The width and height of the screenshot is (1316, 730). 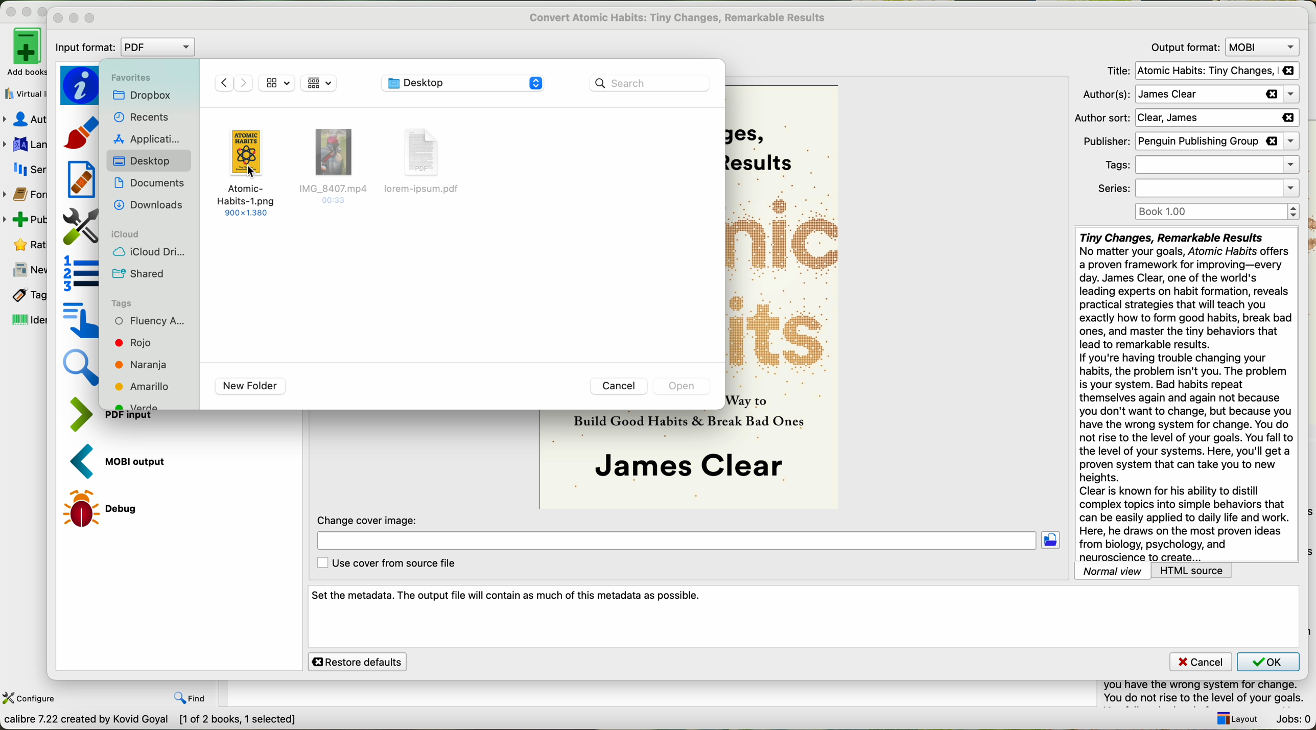 What do you see at coordinates (30, 171) in the screenshot?
I see `series` at bounding box center [30, 171].